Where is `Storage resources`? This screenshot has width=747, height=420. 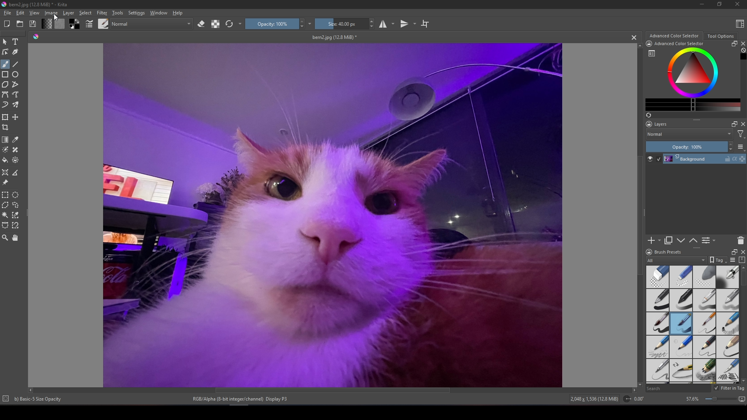 Storage resources is located at coordinates (742, 260).